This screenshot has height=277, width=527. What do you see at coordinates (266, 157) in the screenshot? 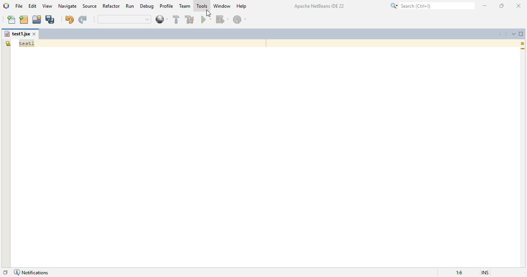
I see `editor window` at bounding box center [266, 157].